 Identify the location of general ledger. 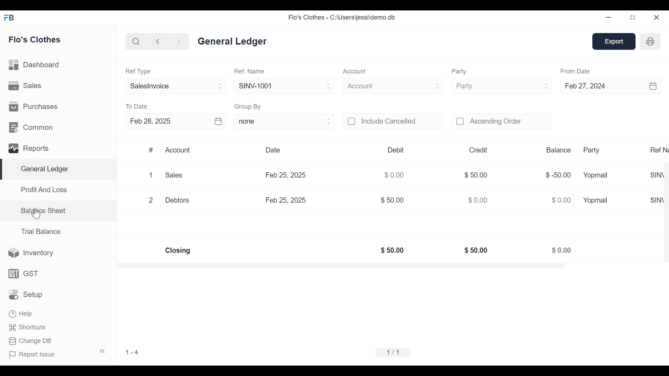
(232, 41).